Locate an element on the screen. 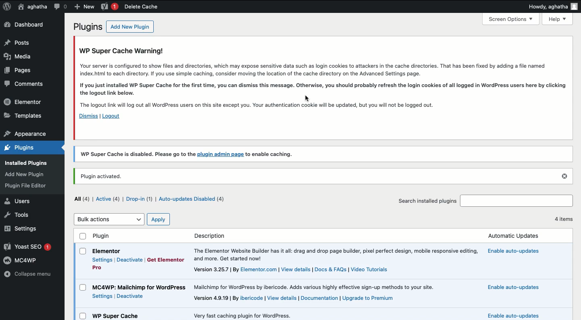 The width and height of the screenshot is (581, 320). Active is located at coordinates (108, 199).